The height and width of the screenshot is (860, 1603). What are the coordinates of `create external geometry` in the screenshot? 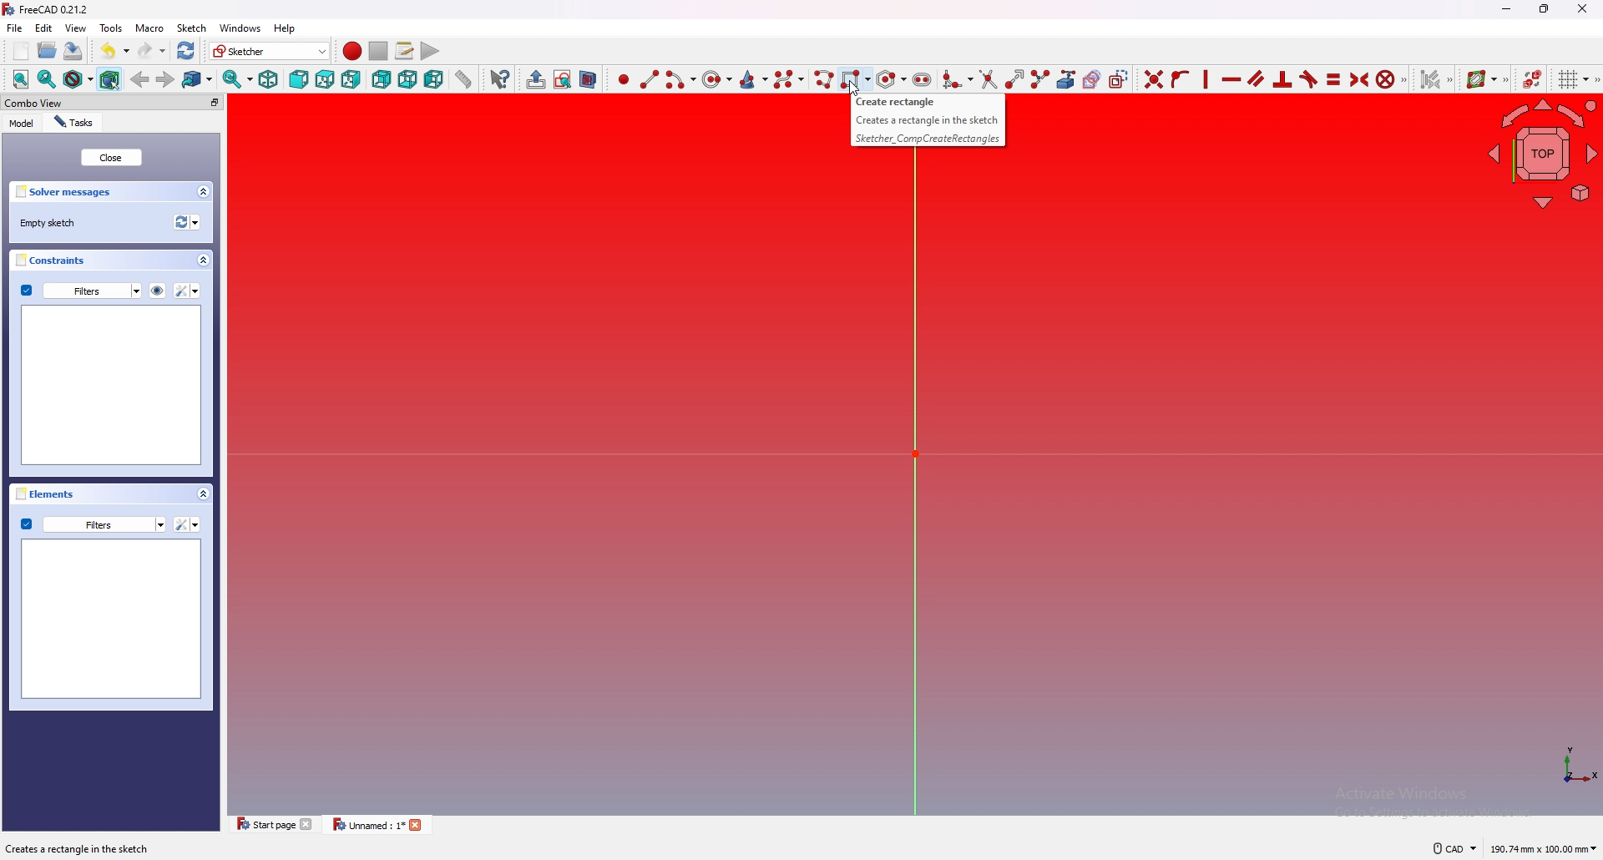 It's located at (1066, 79).